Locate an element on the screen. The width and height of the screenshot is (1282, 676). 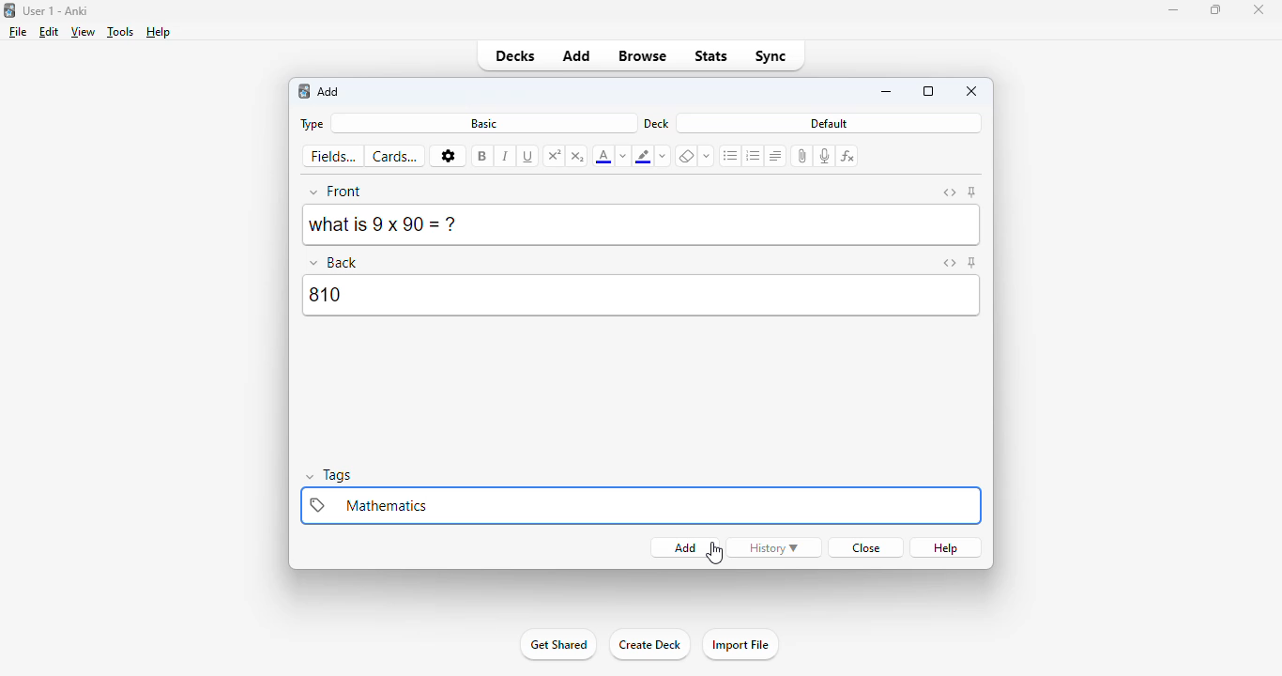
attach pictures/audio/video is located at coordinates (803, 156).